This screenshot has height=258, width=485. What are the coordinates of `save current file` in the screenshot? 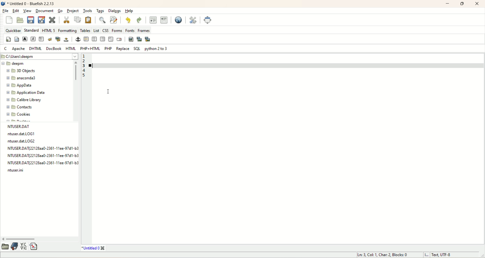 It's located at (31, 20).